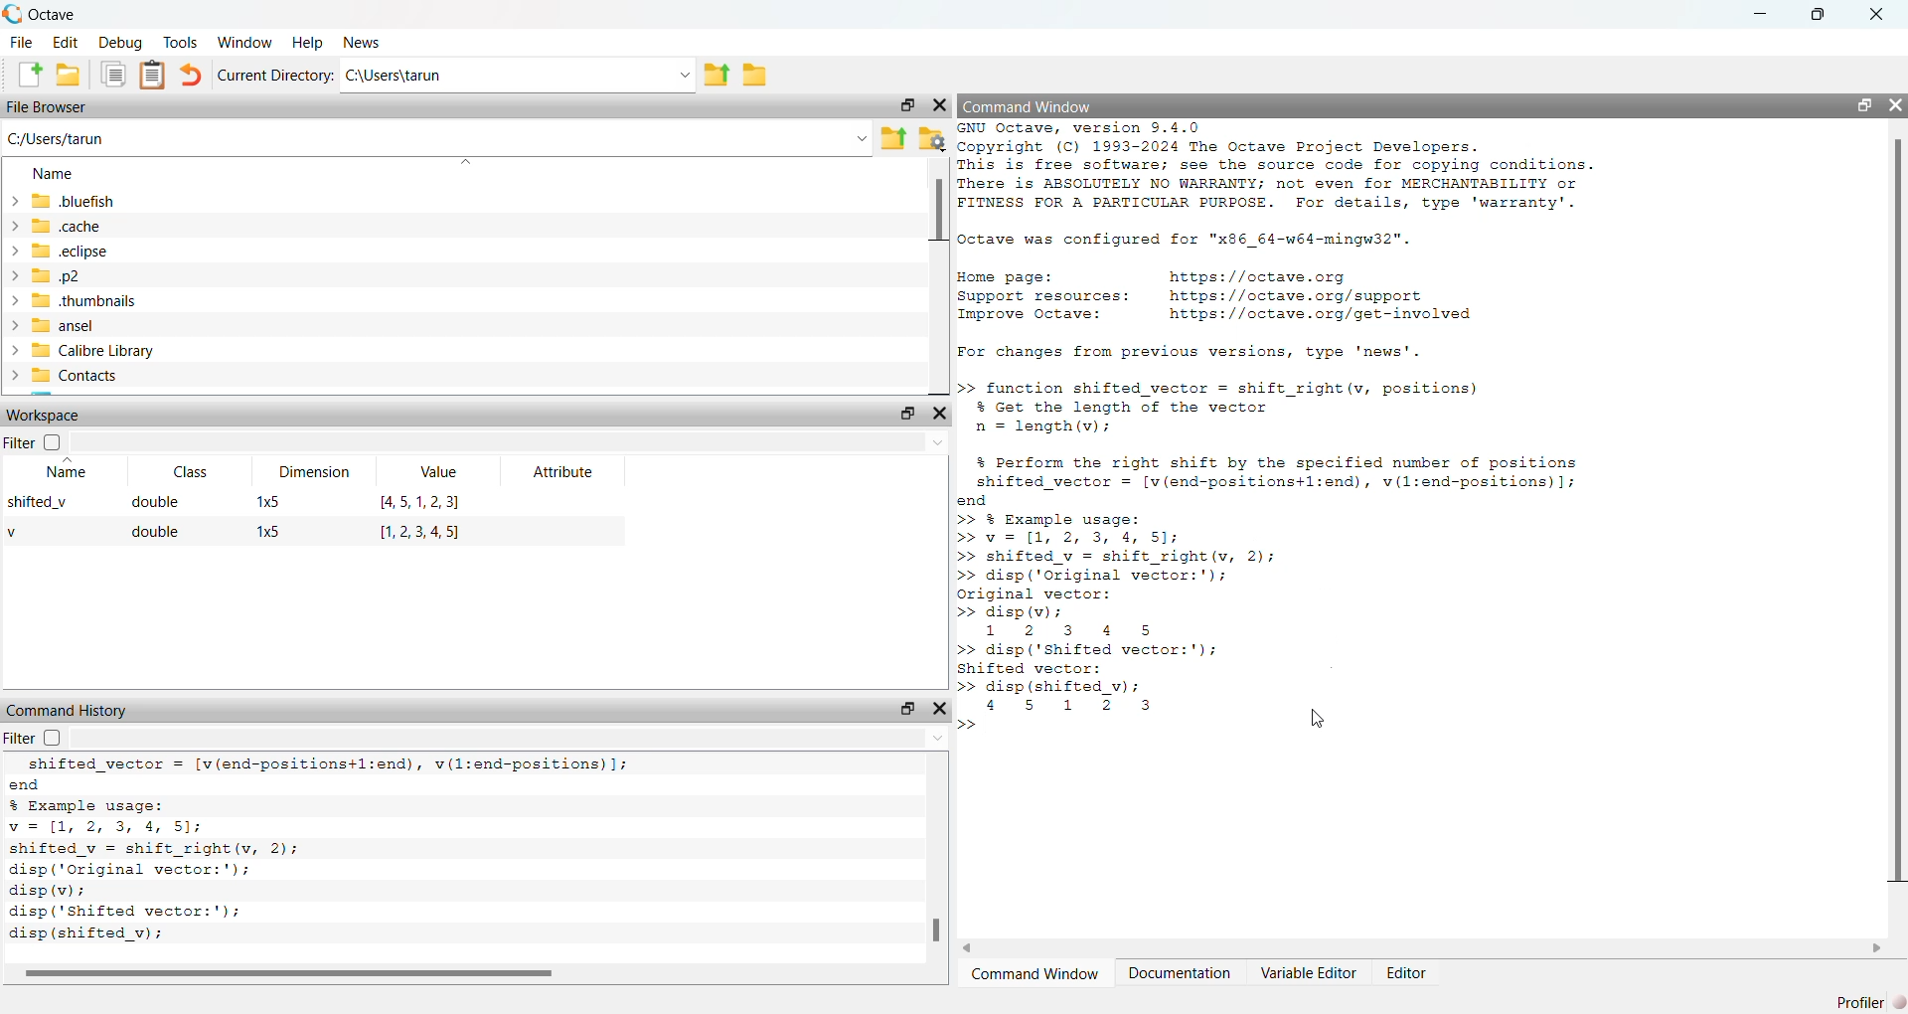  Describe the element at coordinates (968, 687) in the screenshot. I see `prompt cursor` at that location.